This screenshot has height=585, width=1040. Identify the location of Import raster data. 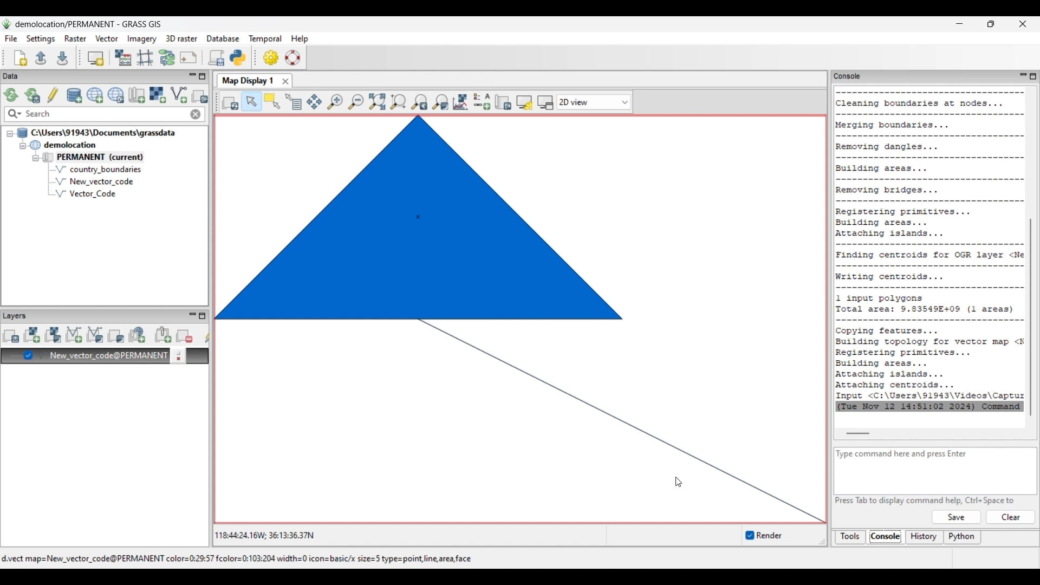
(157, 95).